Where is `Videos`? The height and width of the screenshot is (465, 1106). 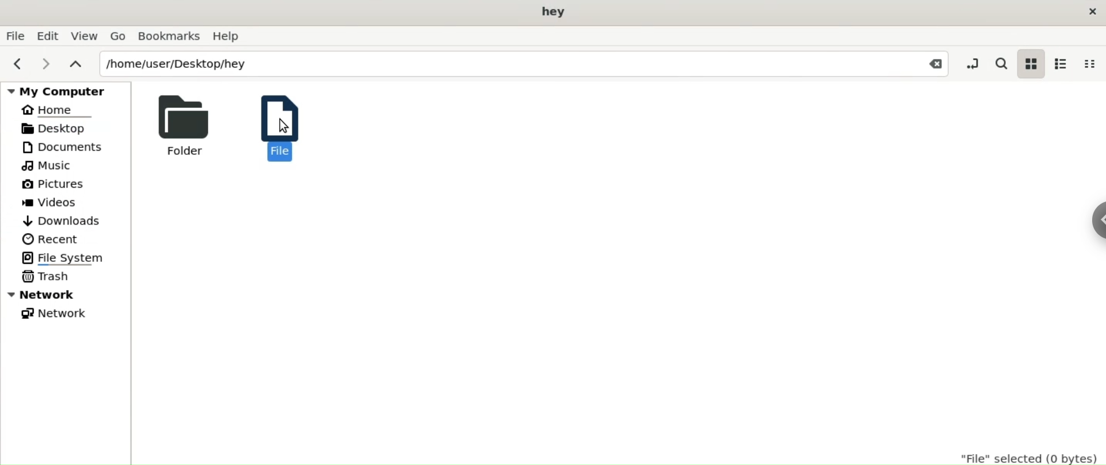
Videos is located at coordinates (59, 203).